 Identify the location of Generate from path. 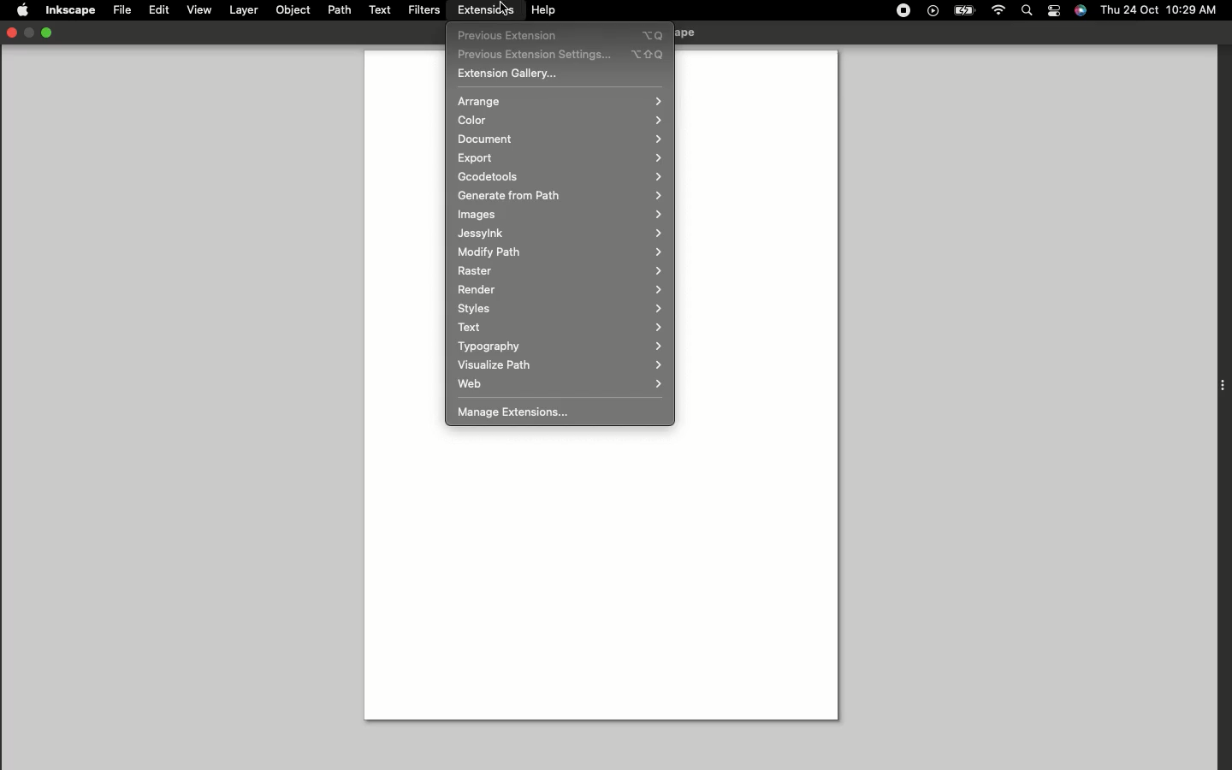
(561, 195).